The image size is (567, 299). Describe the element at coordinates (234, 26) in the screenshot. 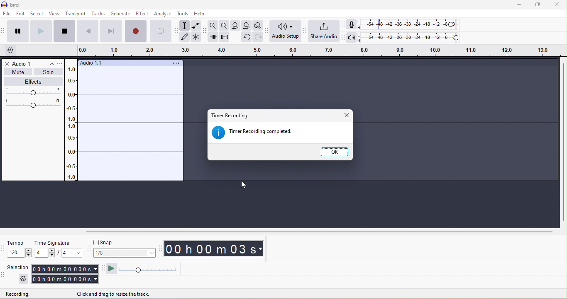

I see `fit selection to width` at that location.